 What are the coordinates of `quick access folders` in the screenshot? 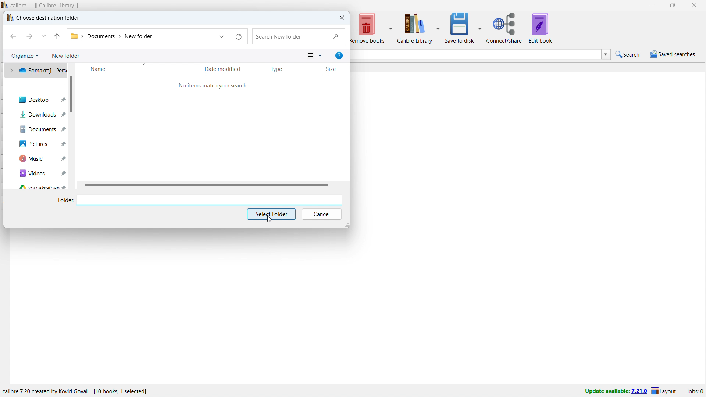 It's located at (35, 126).